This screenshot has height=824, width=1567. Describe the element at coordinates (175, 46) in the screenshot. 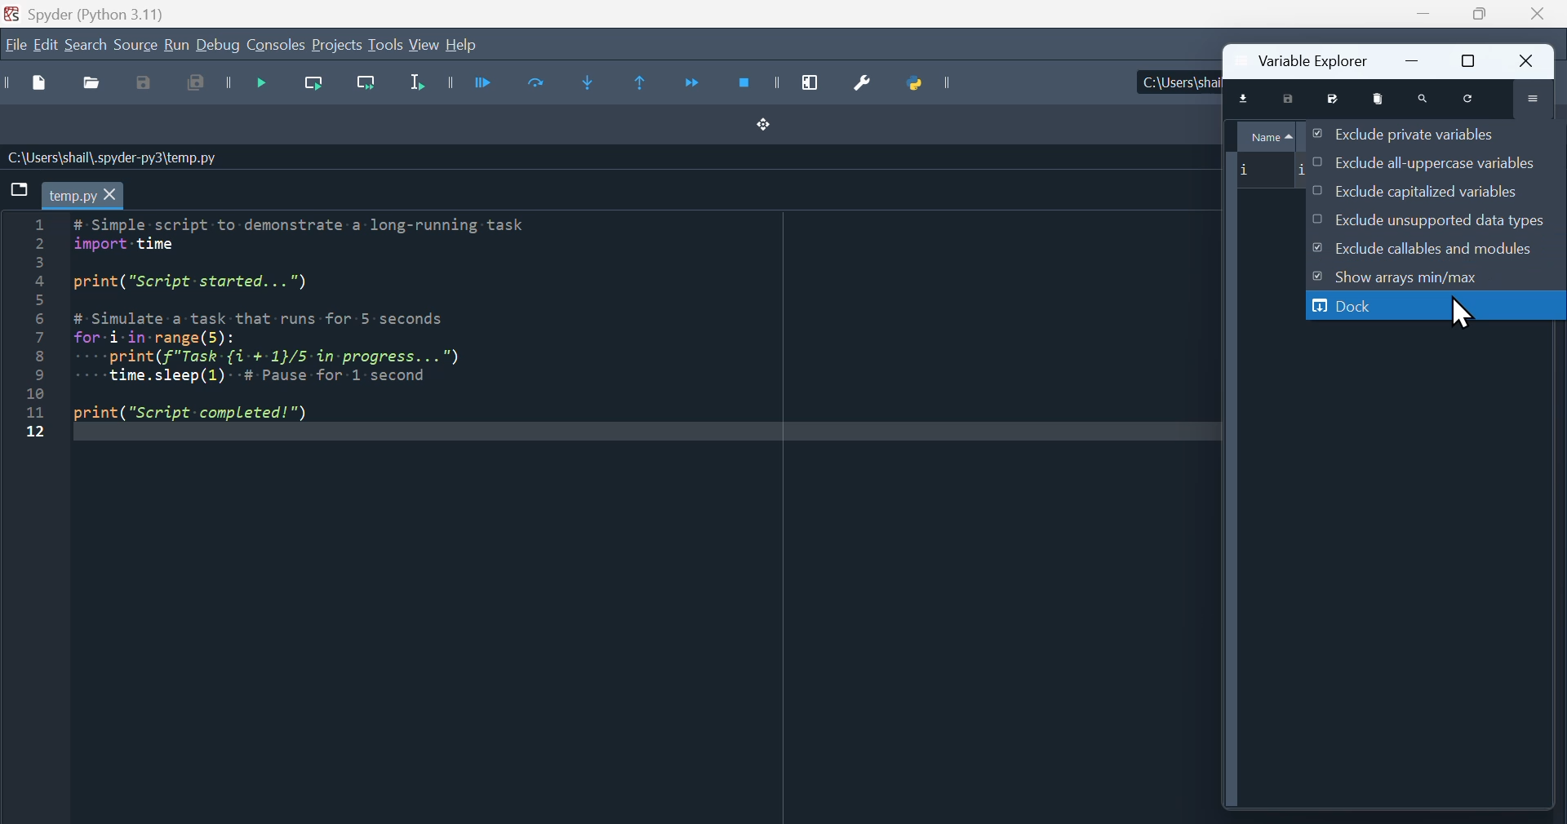

I see `run` at that location.